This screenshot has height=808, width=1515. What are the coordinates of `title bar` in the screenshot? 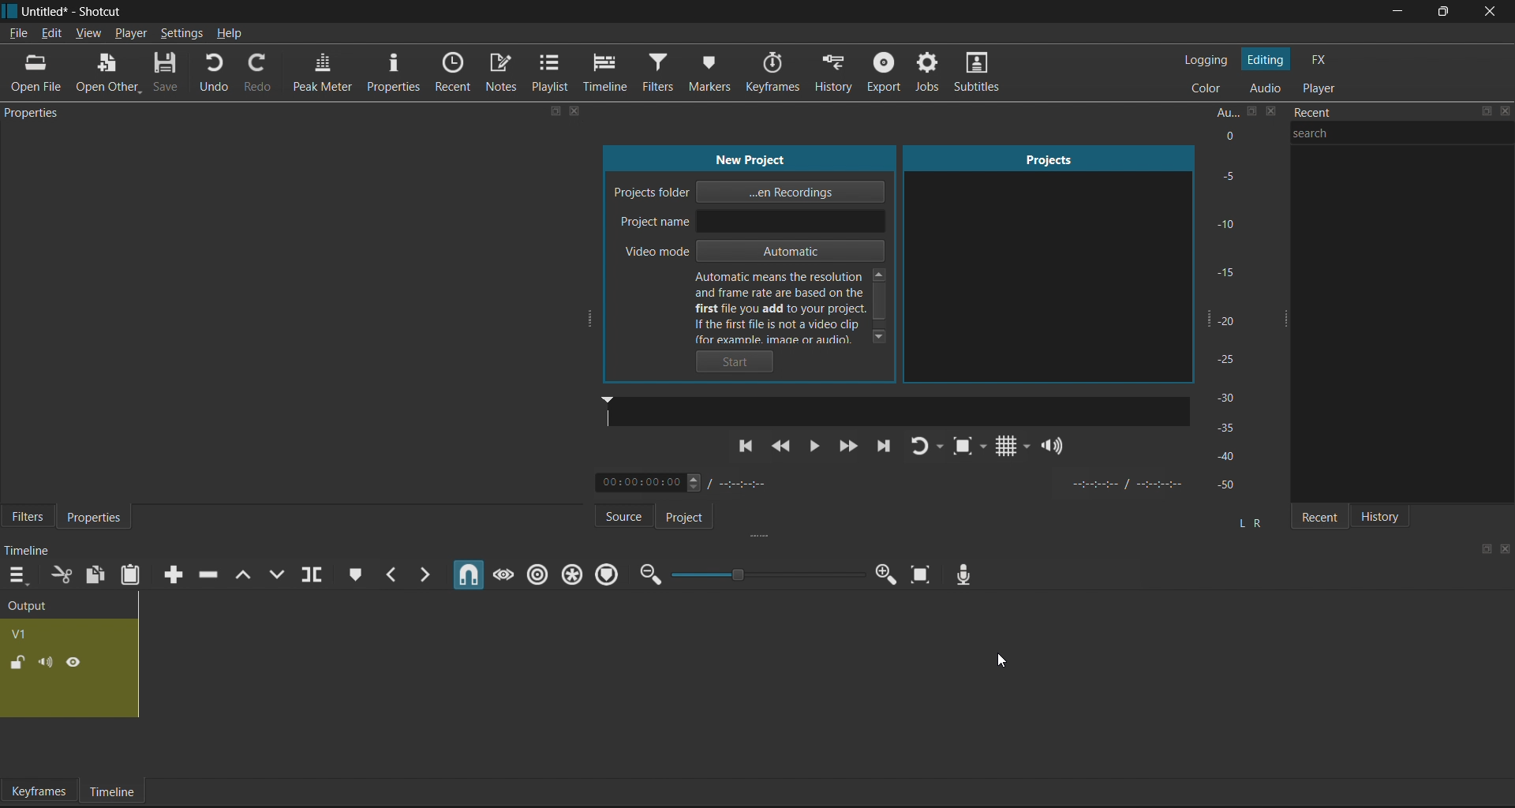 It's located at (695, 12).